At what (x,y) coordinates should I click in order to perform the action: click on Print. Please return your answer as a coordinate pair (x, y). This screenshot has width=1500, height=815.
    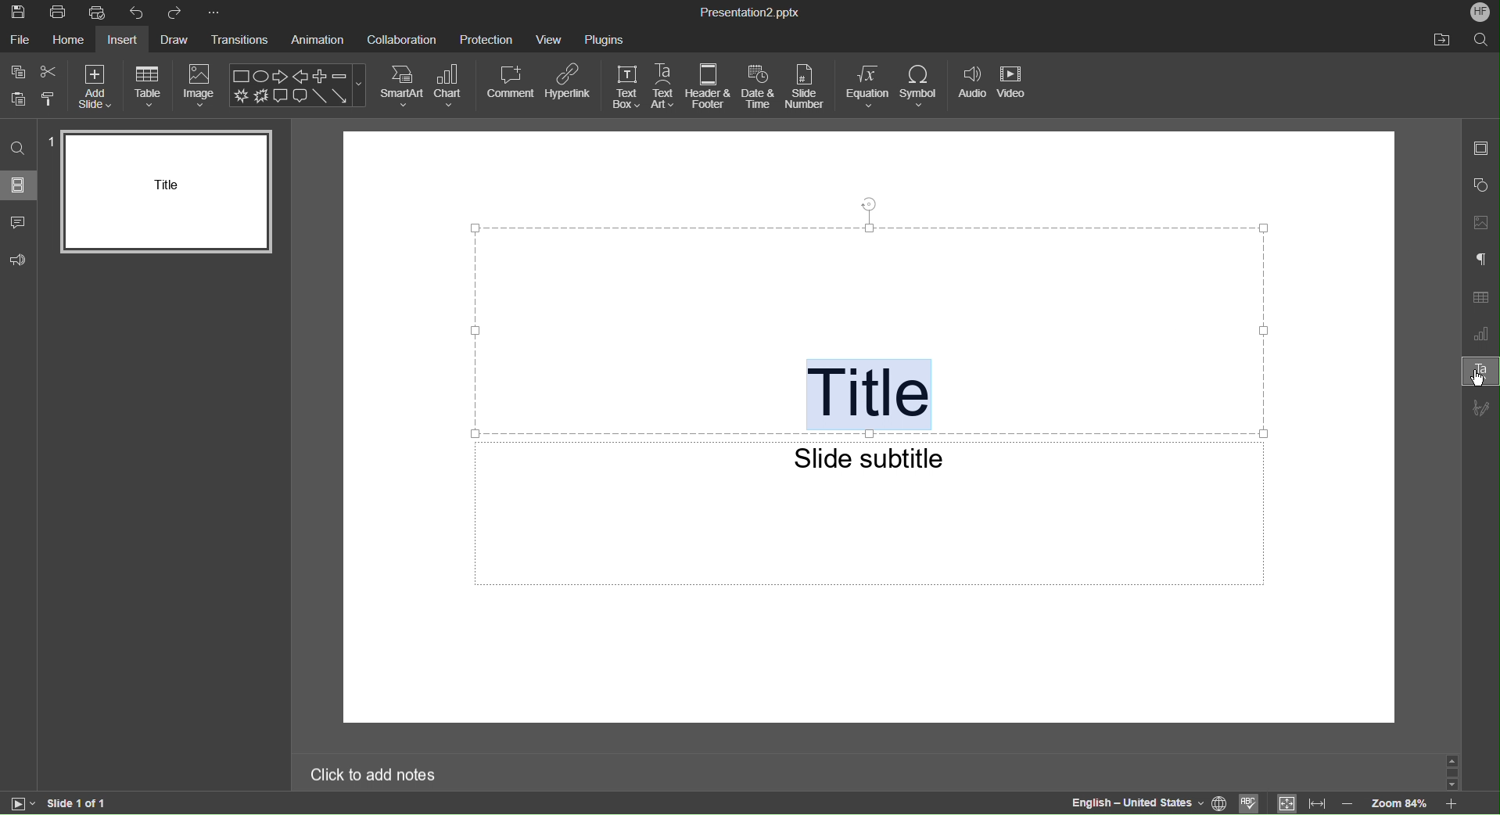
    Looking at the image, I should click on (61, 13).